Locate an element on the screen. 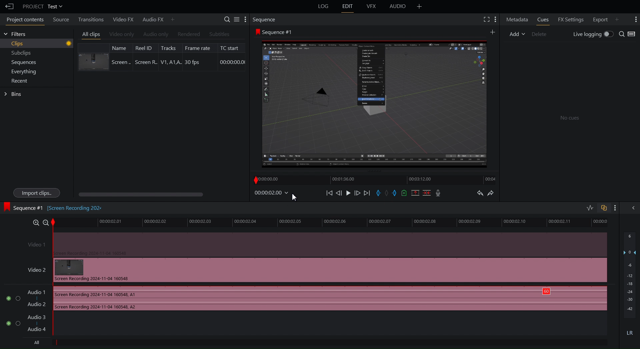  Timestamp is located at coordinates (261, 193).